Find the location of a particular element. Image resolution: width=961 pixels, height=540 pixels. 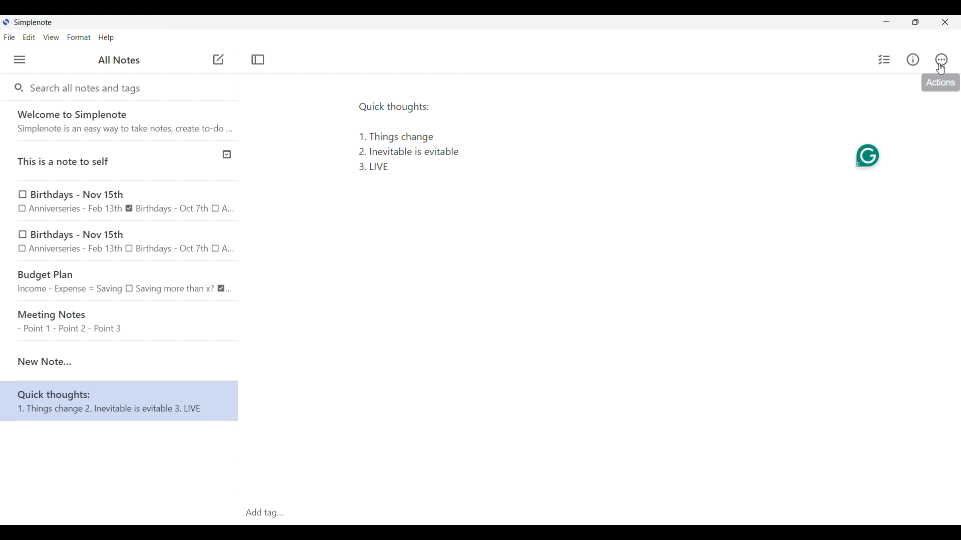

Minimize is located at coordinates (886, 22).